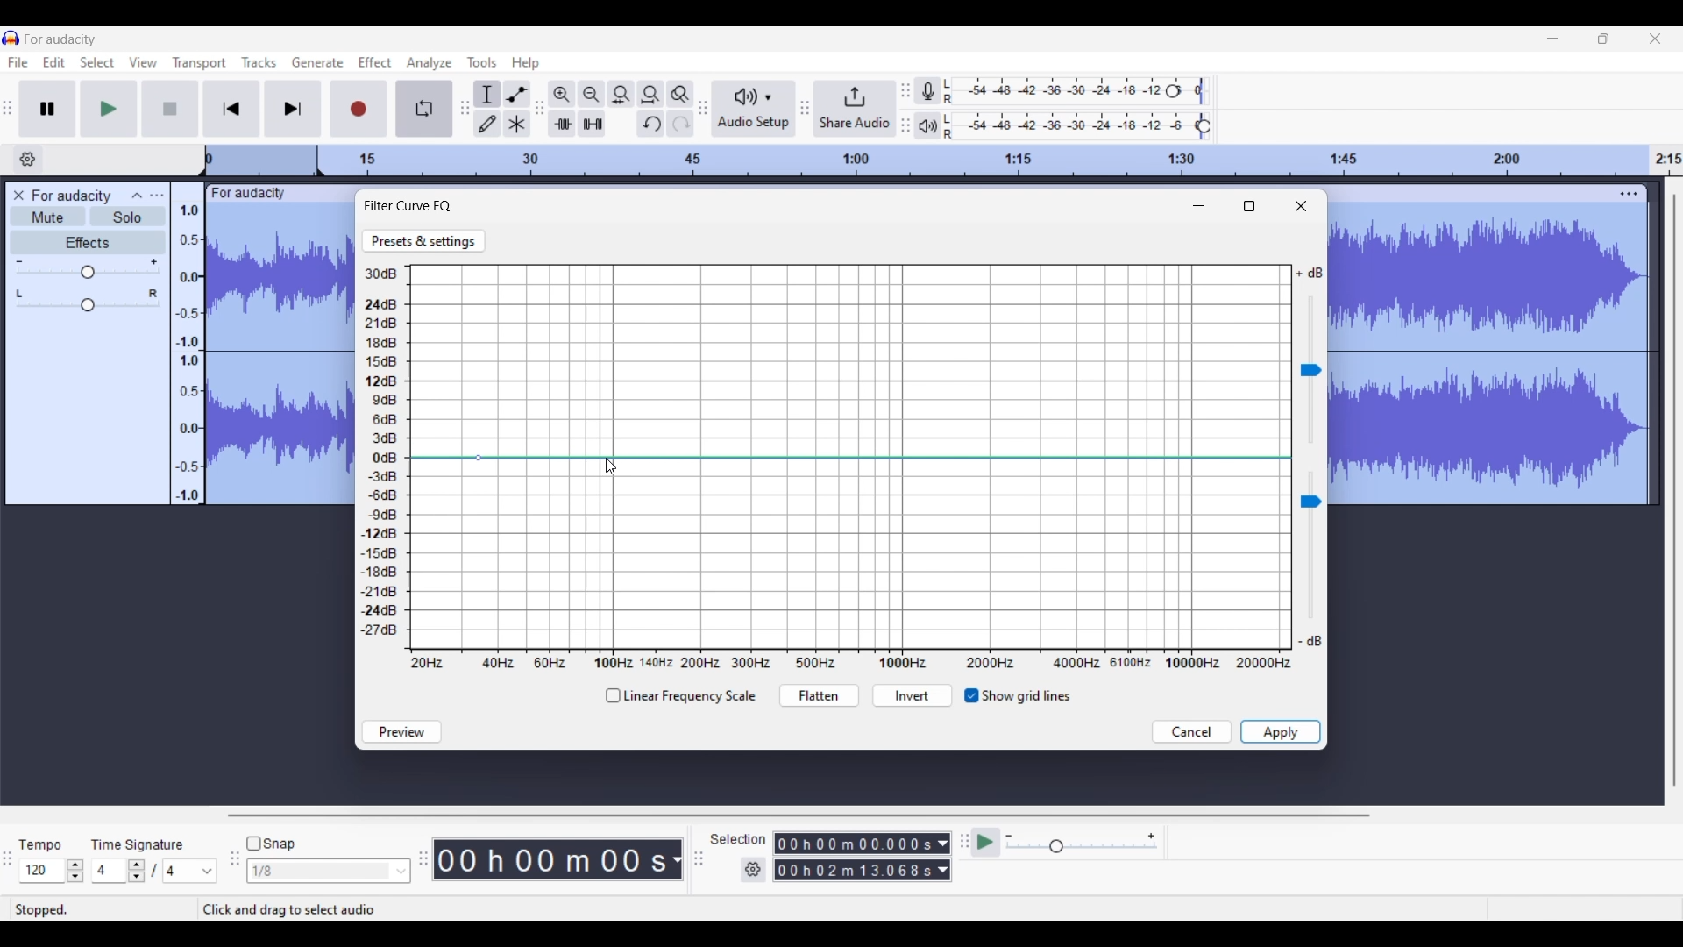 This screenshot has width=1683, height=947. Describe the element at coordinates (525, 63) in the screenshot. I see `Help menu` at that location.